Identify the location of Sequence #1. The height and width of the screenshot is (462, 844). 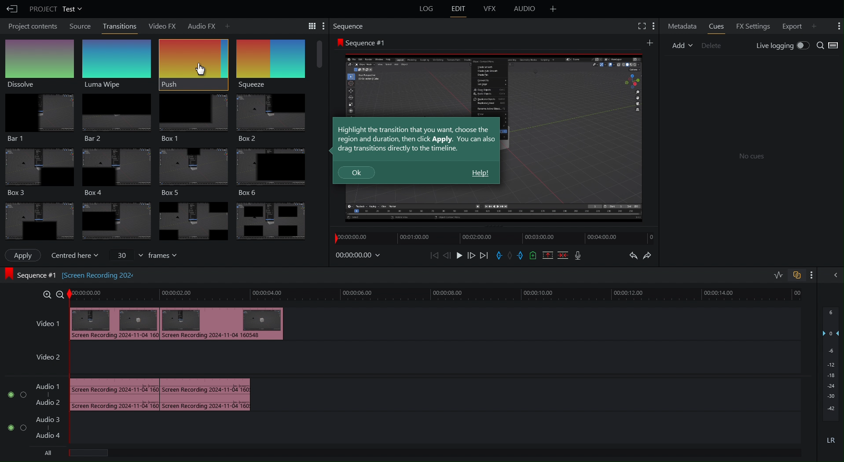
(362, 42).